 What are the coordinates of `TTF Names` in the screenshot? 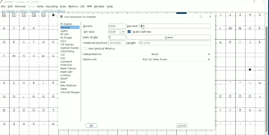 It's located at (67, 45).